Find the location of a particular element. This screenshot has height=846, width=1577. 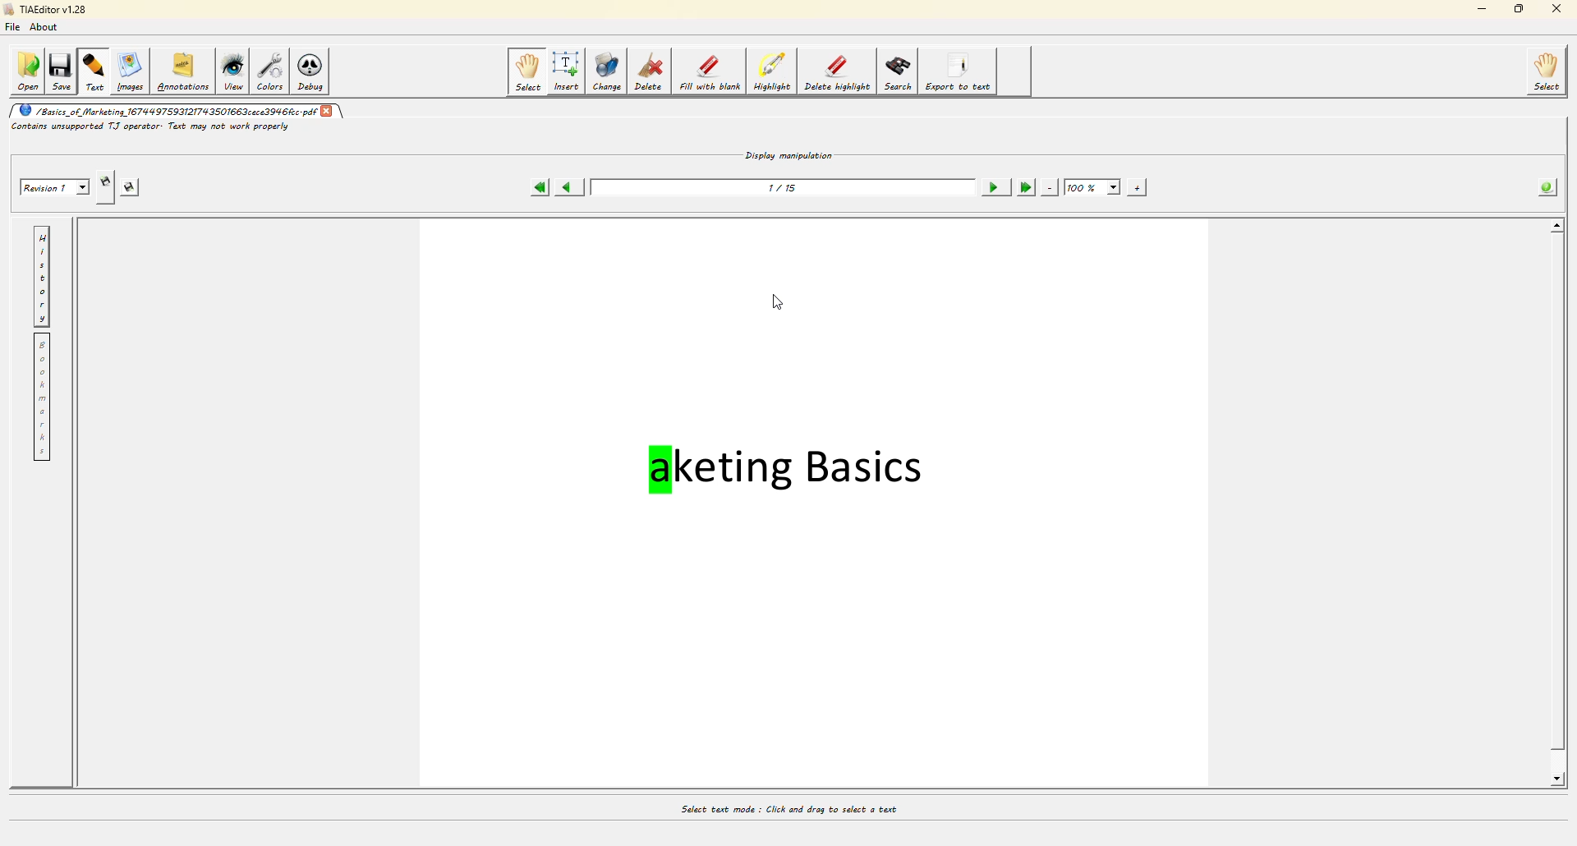

next page is located at coordinates (991, 186).